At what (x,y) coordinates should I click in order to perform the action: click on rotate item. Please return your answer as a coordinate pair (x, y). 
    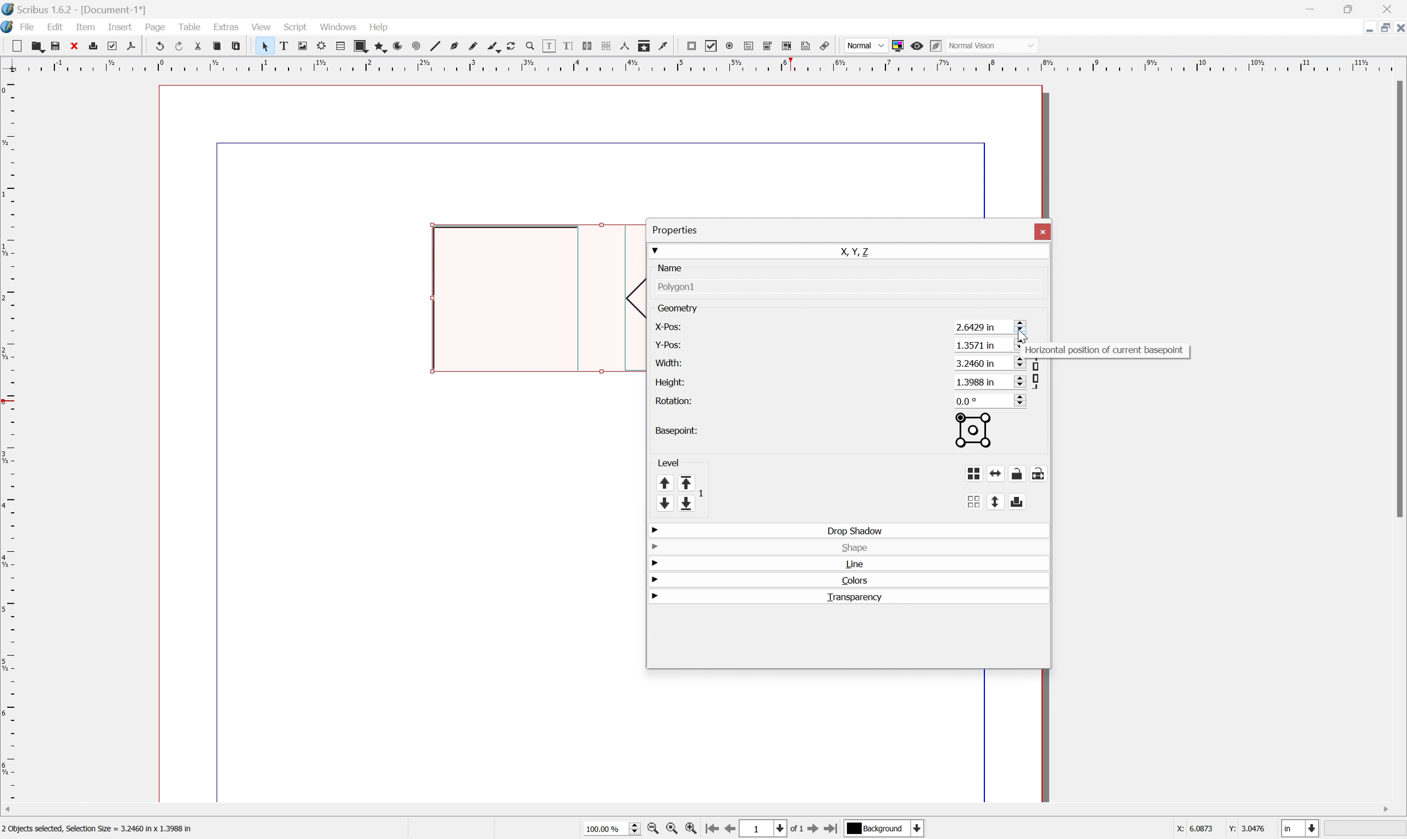
    Looking at the image, I should click on (509, 46).